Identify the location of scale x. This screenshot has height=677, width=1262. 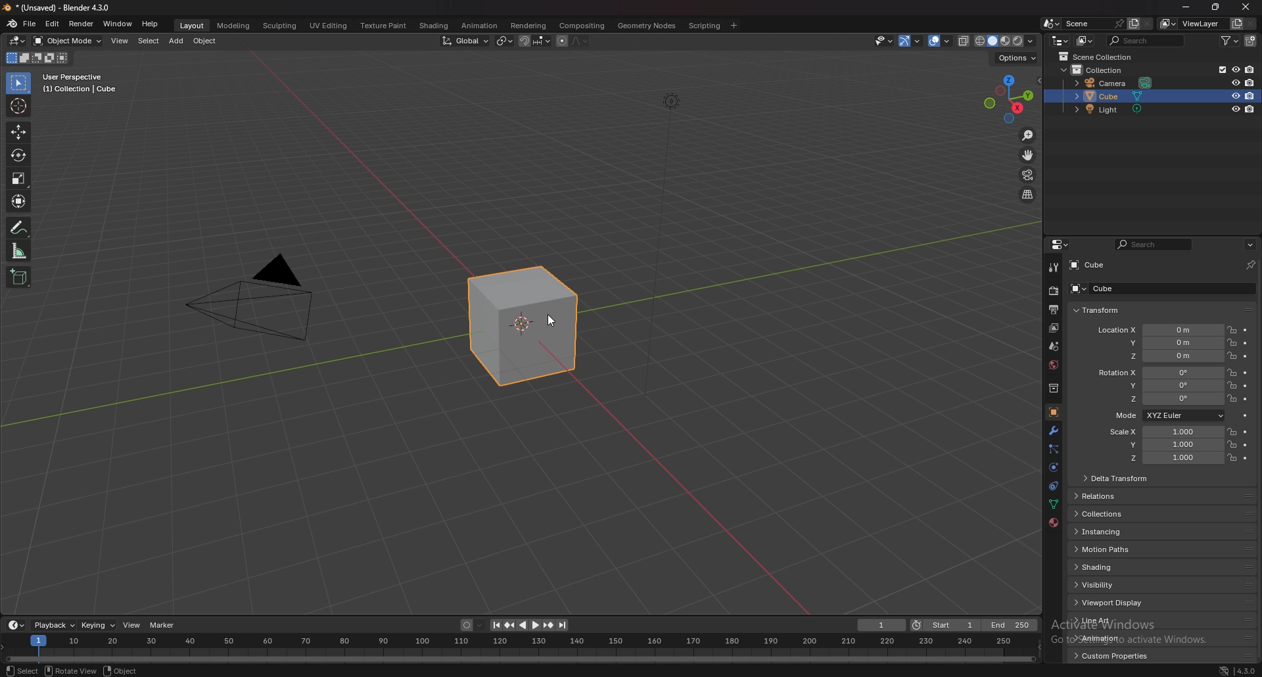
(1163, 432).